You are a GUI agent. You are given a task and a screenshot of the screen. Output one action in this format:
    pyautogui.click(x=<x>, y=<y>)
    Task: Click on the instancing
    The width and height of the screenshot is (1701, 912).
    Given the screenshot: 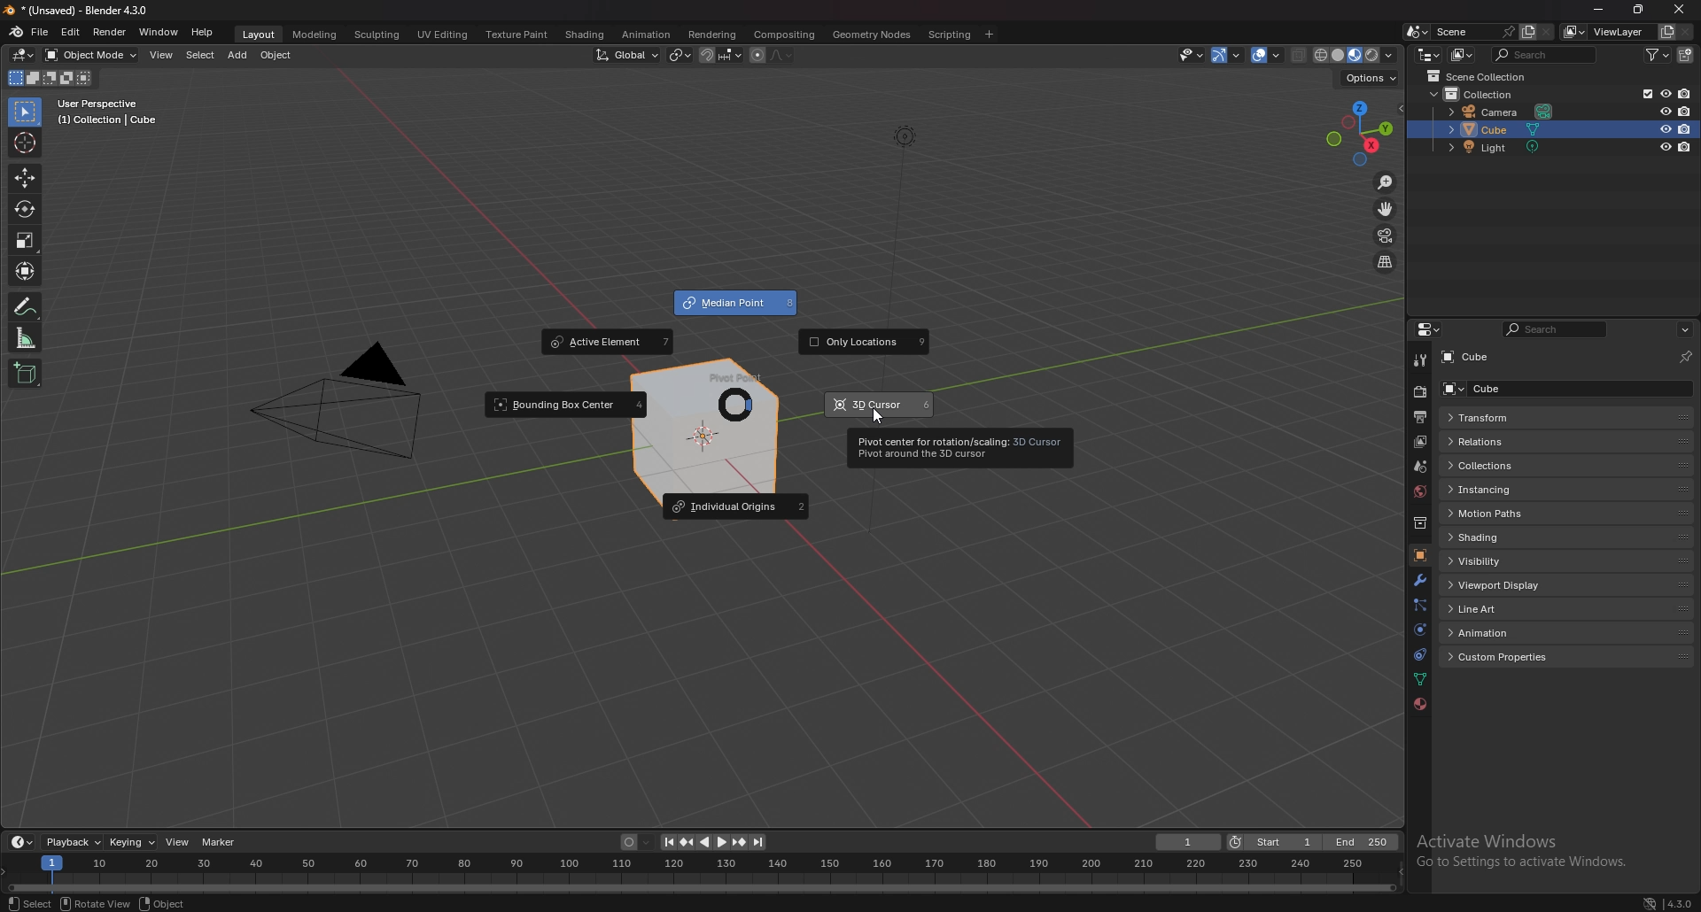 What is the action you would take?
    pyautogui.click(x=1506, y=491)
    